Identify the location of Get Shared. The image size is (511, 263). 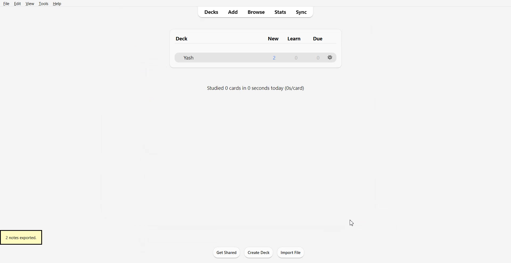
(226, 252).